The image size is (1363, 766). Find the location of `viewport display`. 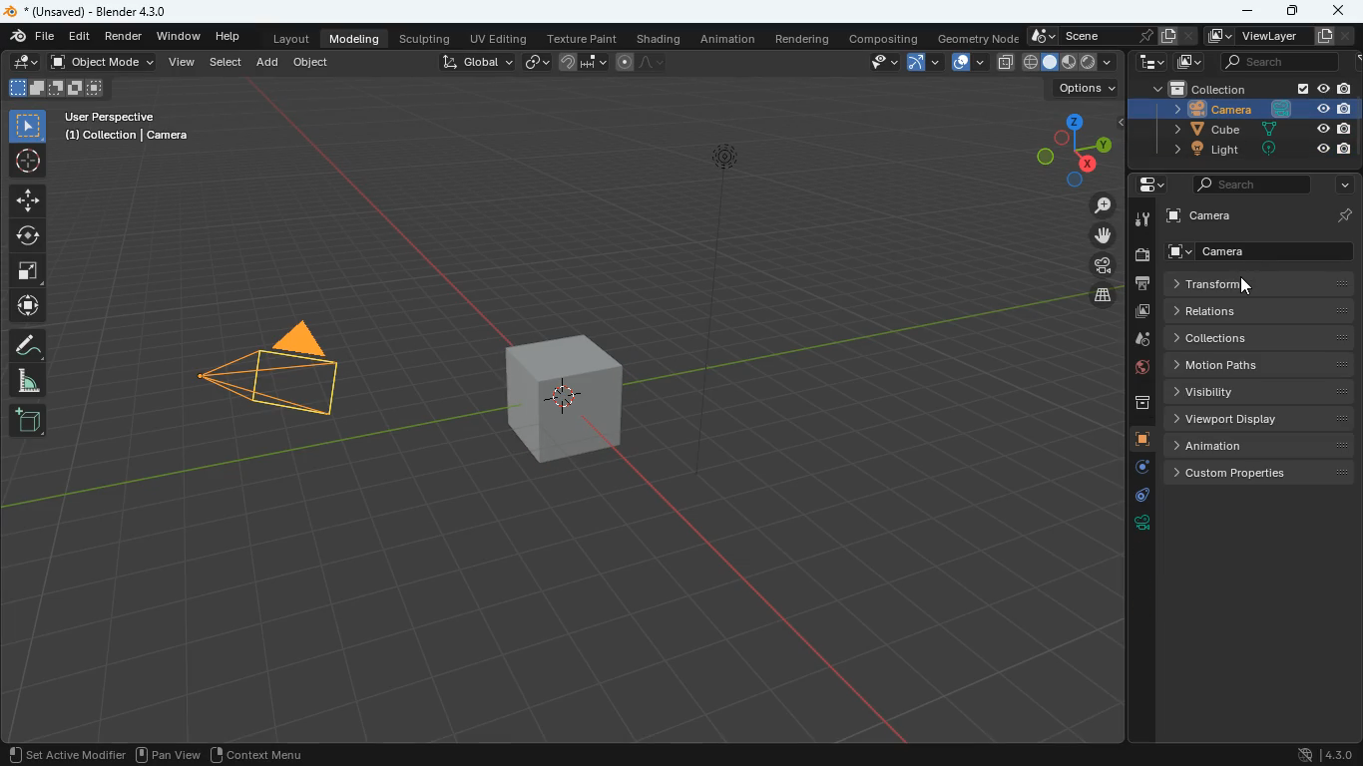

viewport display is located at coordinates (1259, 419).